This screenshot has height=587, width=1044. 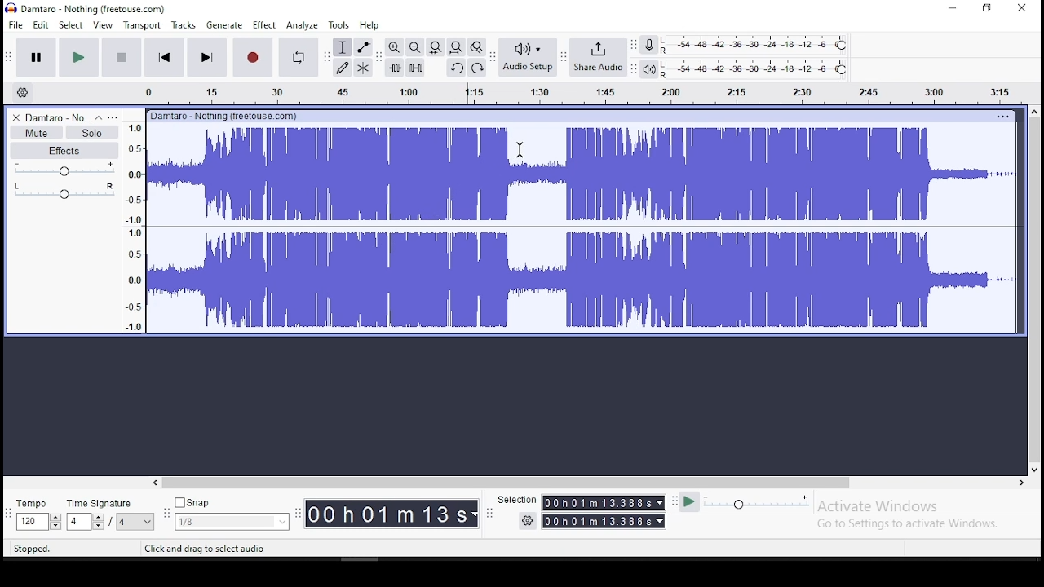 I want to click on icon and file name, so click(x=91, y=7).